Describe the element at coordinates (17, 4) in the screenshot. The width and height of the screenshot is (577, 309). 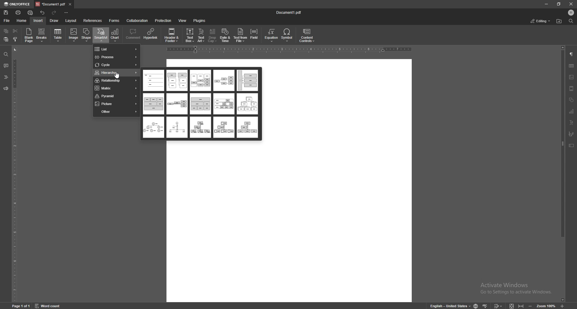
I see `onlyoffice` at that location.